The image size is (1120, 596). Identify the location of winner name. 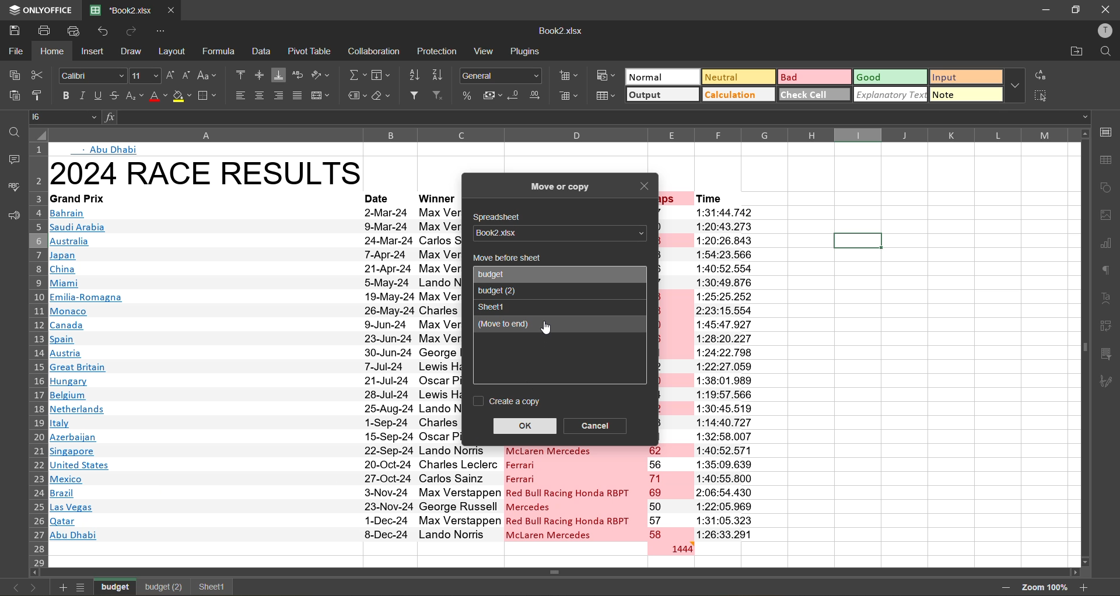
(439, 373).